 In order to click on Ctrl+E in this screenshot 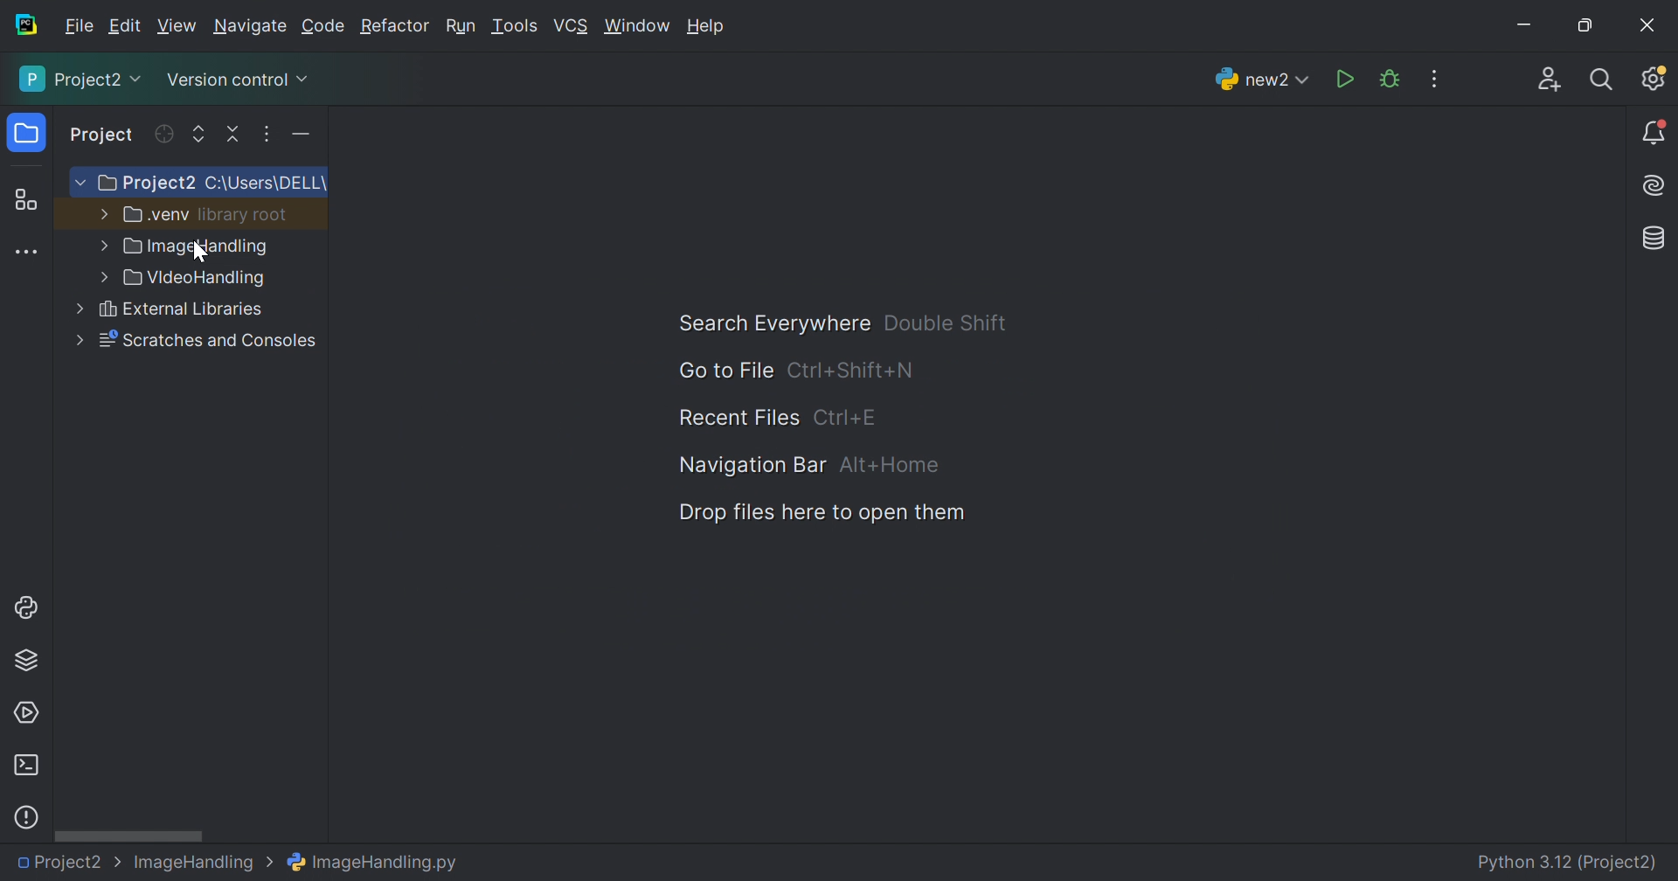, I will do `click(845, 417)`.